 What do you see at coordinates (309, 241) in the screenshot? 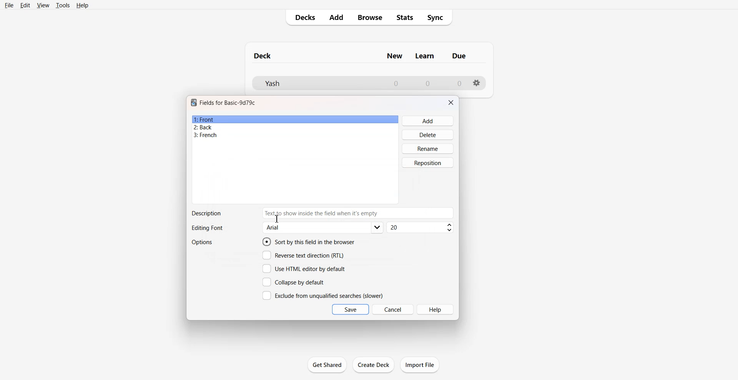
I see `Sort by this field in the browser` at bounding box center [309, 241].